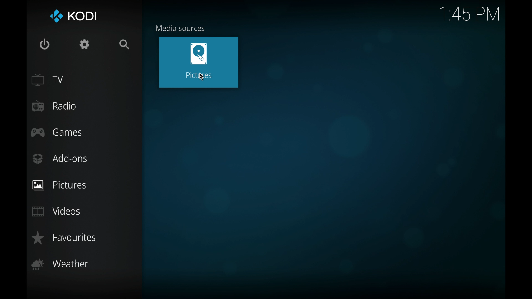  What do you see at coordinates (85, 44) in the screenshot?
I see `settings` at bounding box center [85, 44].